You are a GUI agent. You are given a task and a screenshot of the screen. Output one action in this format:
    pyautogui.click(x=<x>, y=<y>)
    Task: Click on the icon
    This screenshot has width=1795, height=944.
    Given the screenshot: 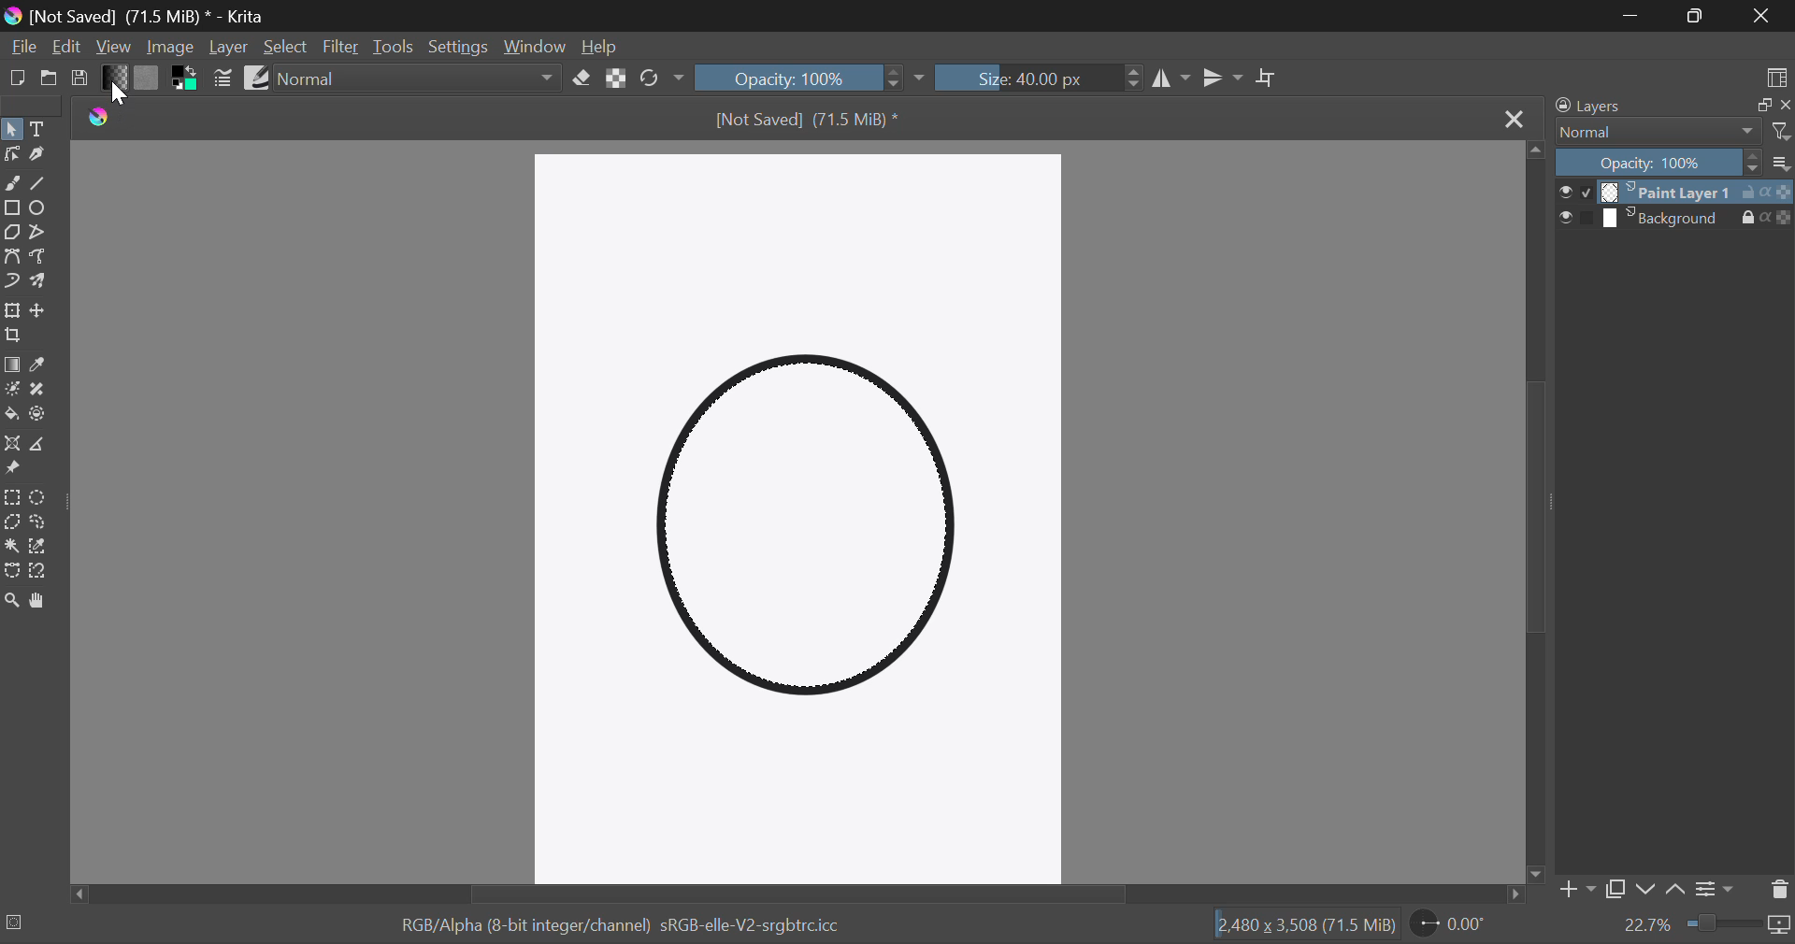 What is the action you would take?
    pyautogui.click(x=1782, y=928)
    